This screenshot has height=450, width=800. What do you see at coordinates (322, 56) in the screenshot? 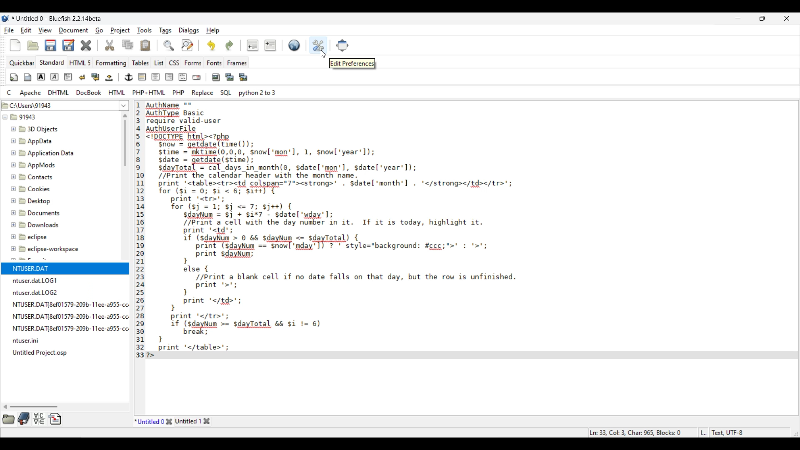
I see `cursor` at bounding box center [322, 56].